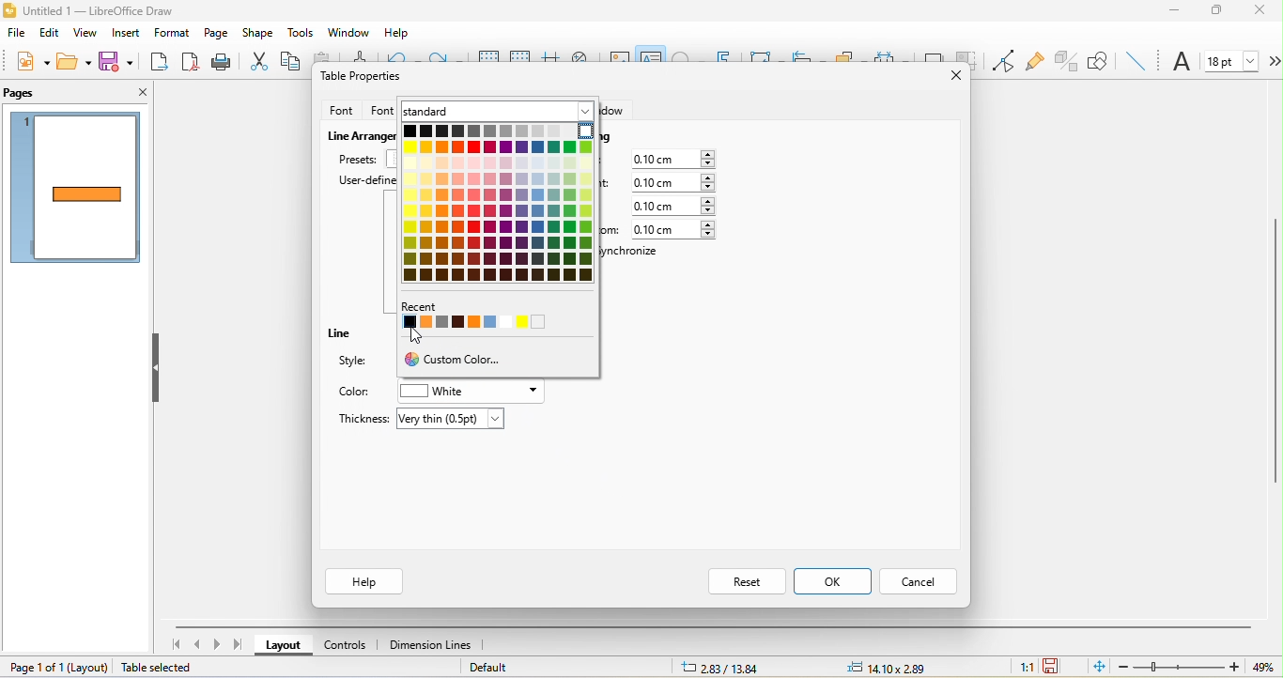  What do you see at coordinates (1233, 61) in the screenshot?
I see `font size` at bounding box center [1233, 61].